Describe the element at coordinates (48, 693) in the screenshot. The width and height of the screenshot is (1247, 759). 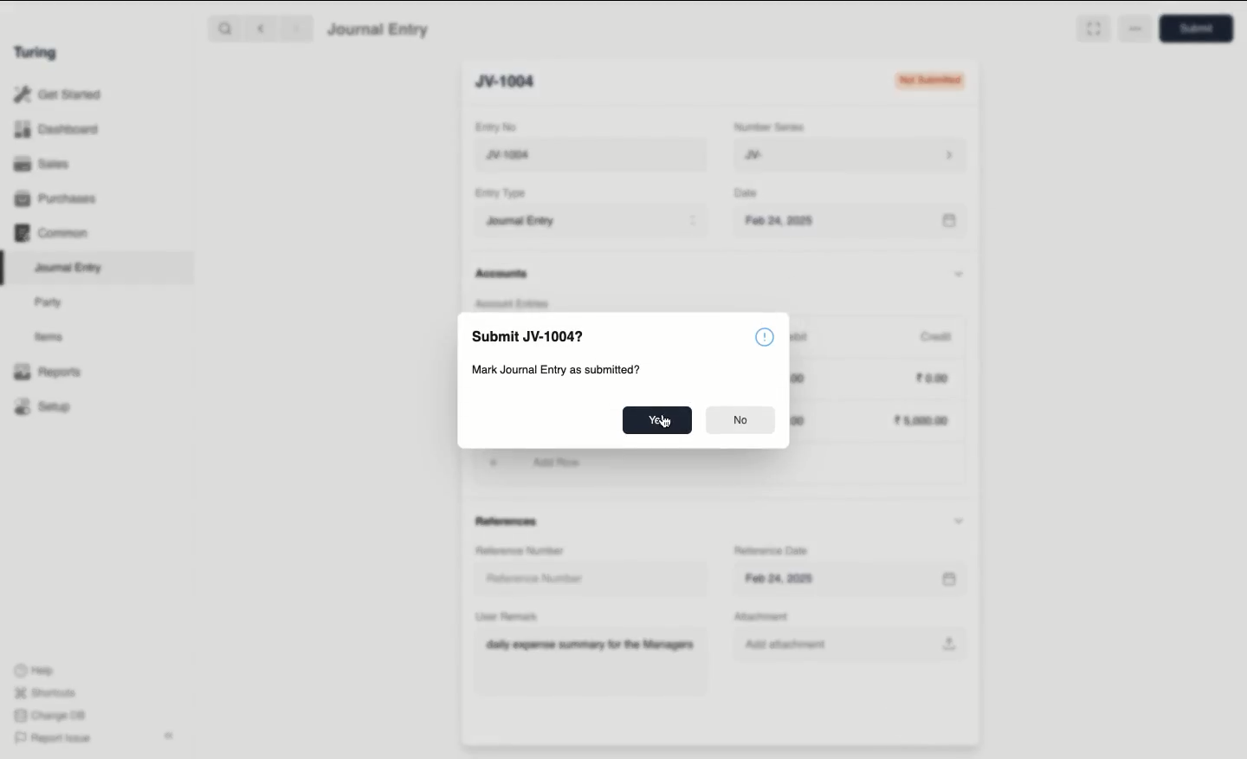
I see `Shortcuts` at that location.